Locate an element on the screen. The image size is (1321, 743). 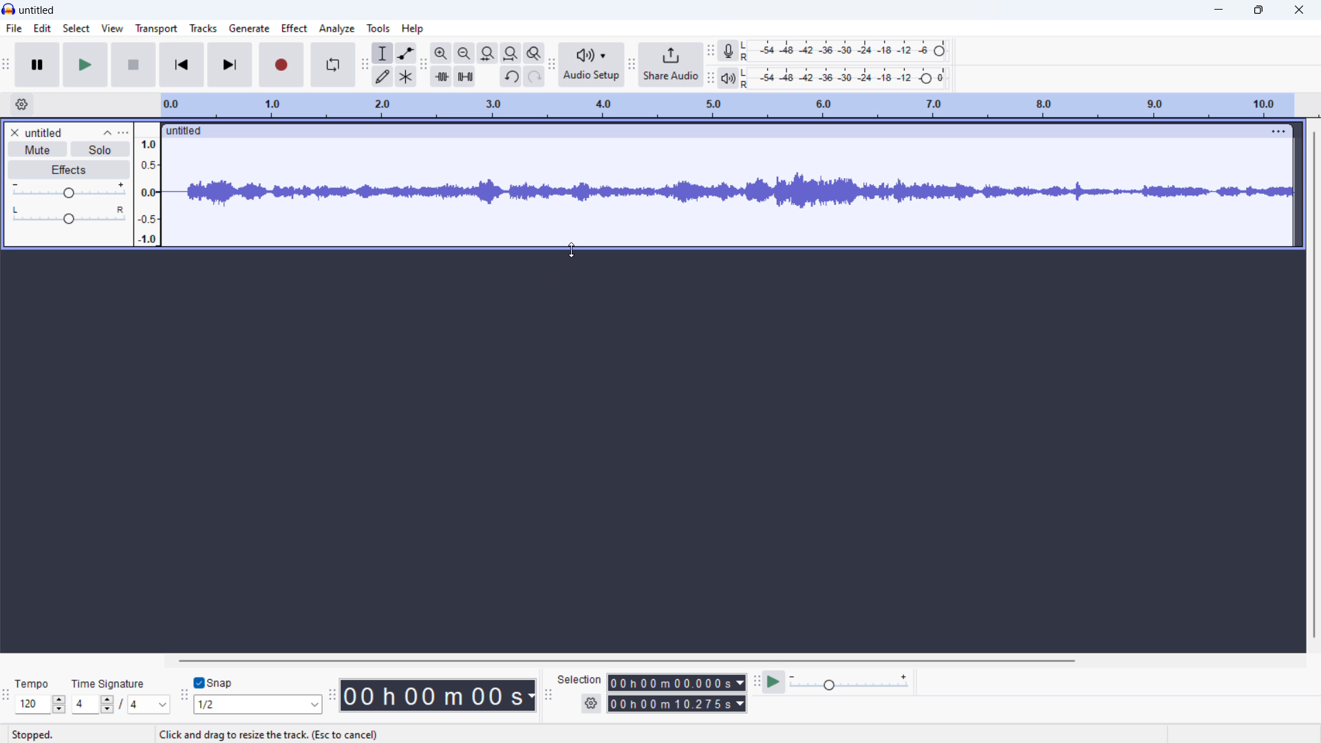
tools toolbar is located at coordinates (364, 66).